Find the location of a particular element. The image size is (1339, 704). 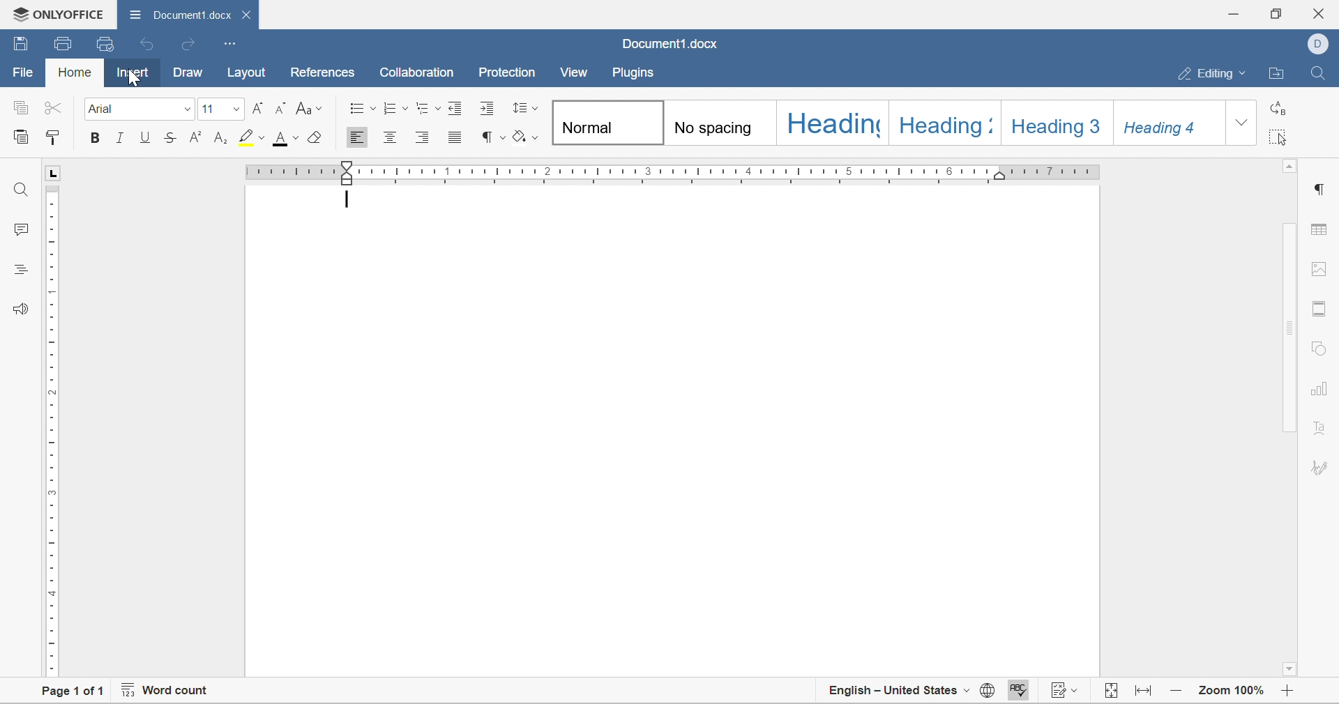

Zoom out is located at coordinates (1177, 693).